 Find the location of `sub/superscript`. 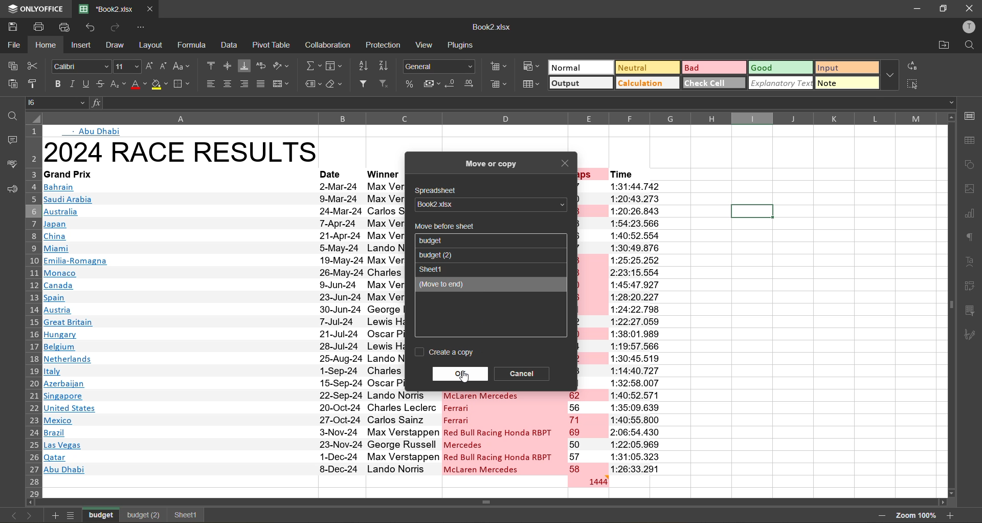

sub/superscript is located at coordinates (118, 85).